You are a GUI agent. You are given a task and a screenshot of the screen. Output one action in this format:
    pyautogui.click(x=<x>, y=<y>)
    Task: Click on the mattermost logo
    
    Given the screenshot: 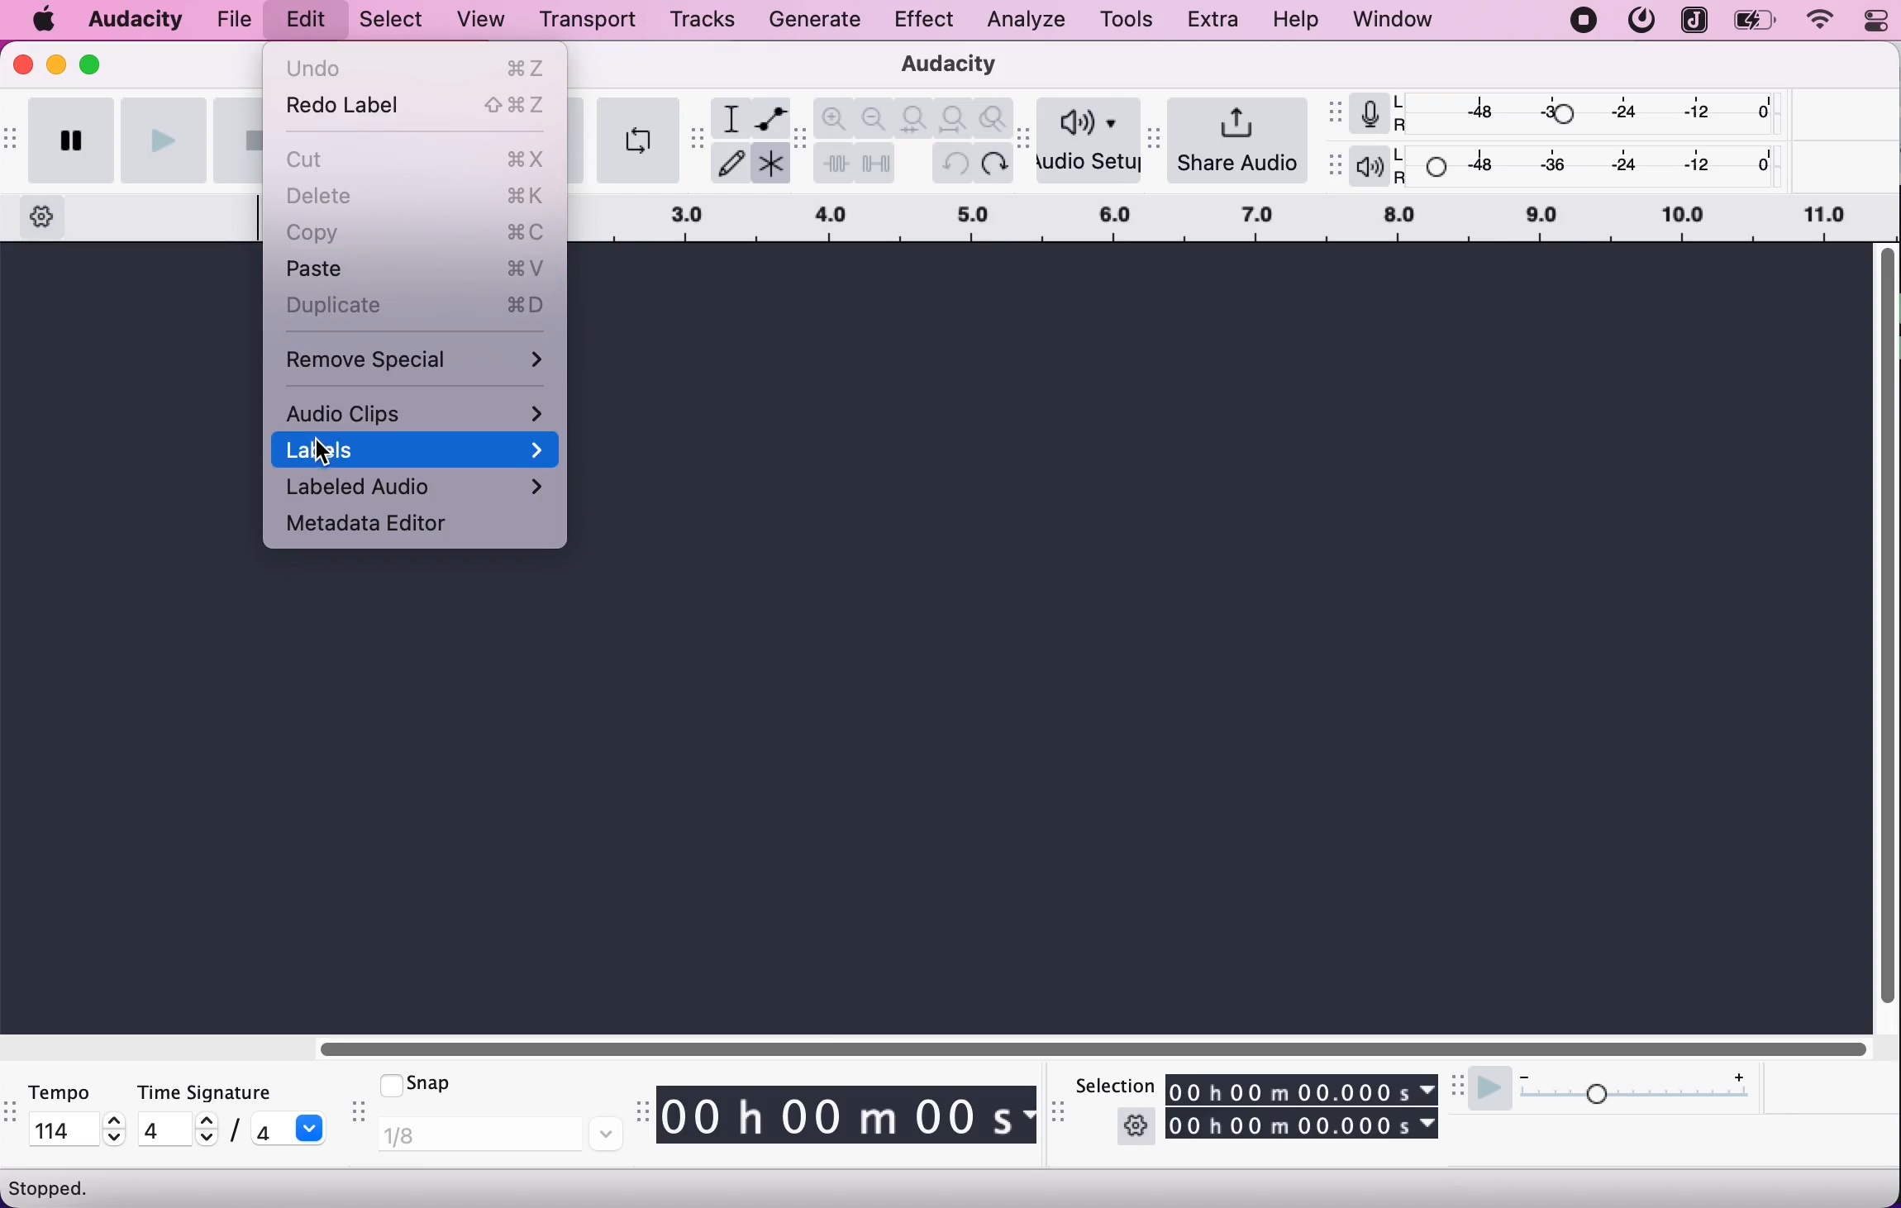 What is the action you would take?
    pyautogui.click(x=1640, y=21)
    